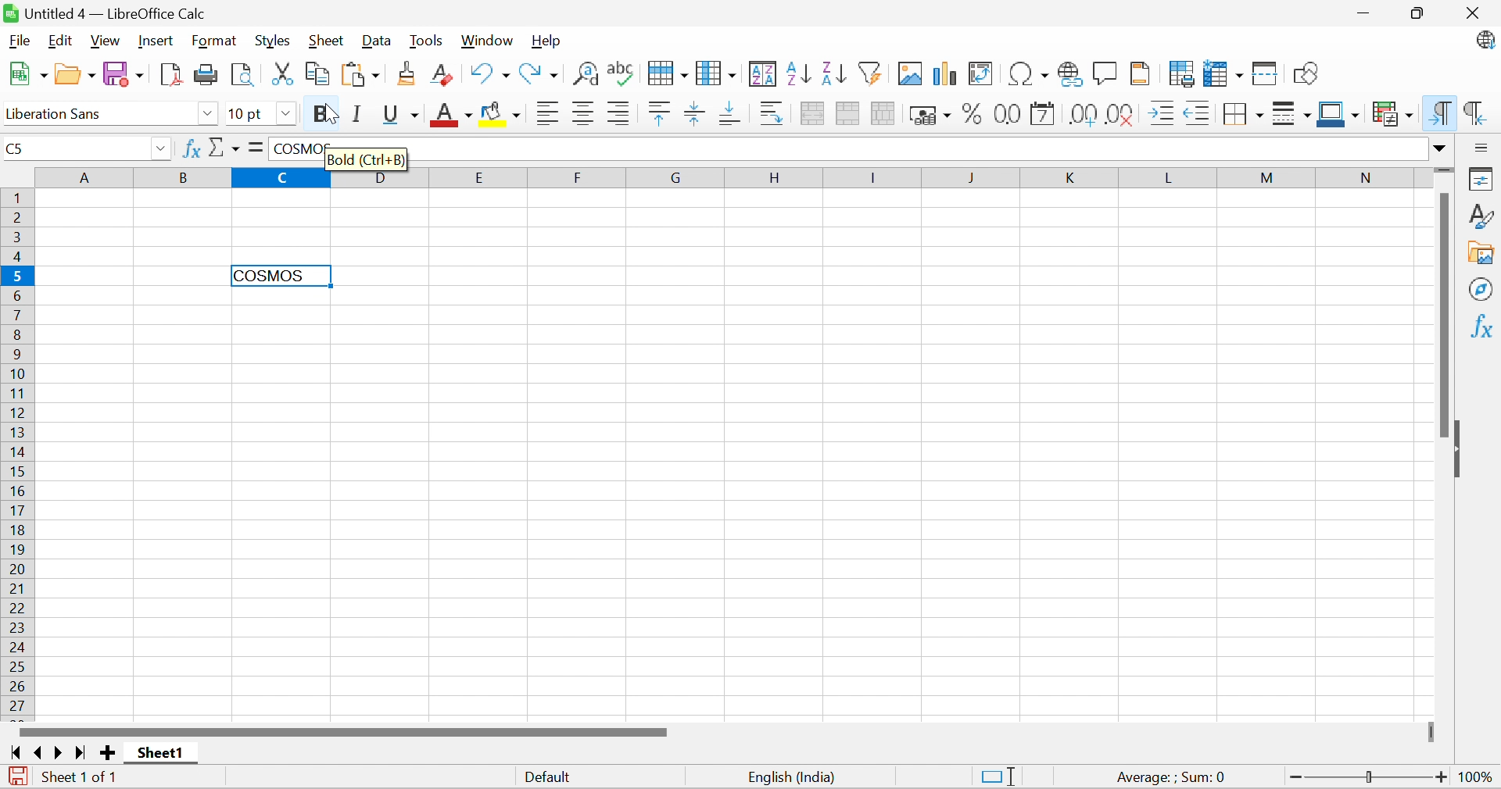 Image resolution: width=1501 pixels, height=789 pixels. What do you see at coordinates (1434, 731) in the screenshot?
I see `Slider` at bounding box center [1434, 731].